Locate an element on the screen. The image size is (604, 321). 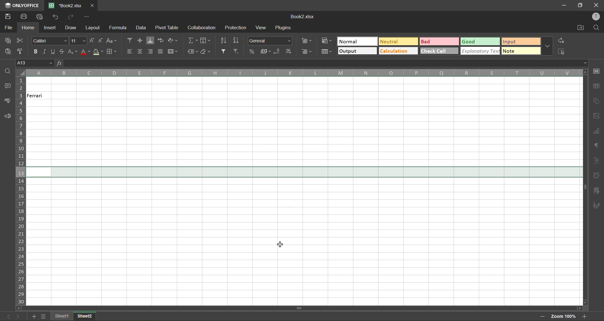
clear is located at coordinates (208, 52).